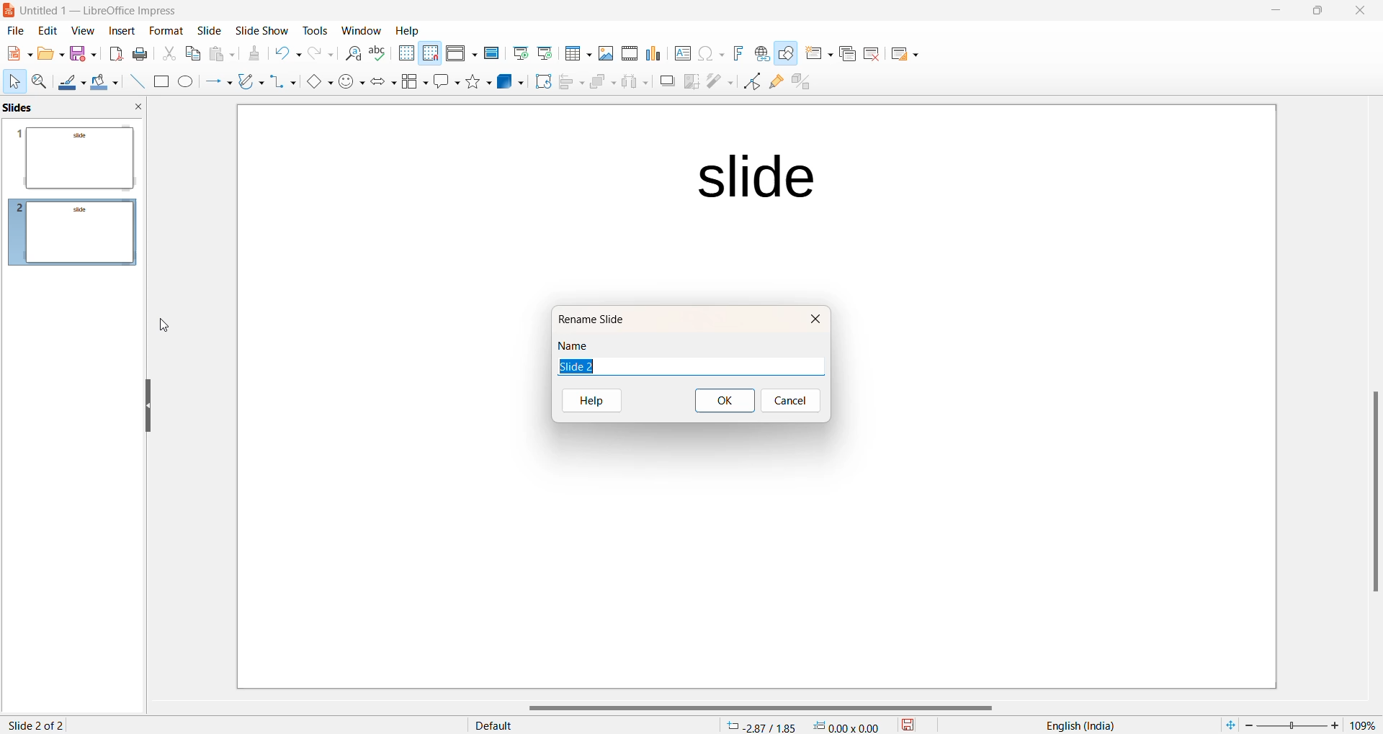 The width and height of the screenshot is (1383, 734). Describe the element at coordinates (351, 82) in the screenshot. I see `symbol shapes` at that location.